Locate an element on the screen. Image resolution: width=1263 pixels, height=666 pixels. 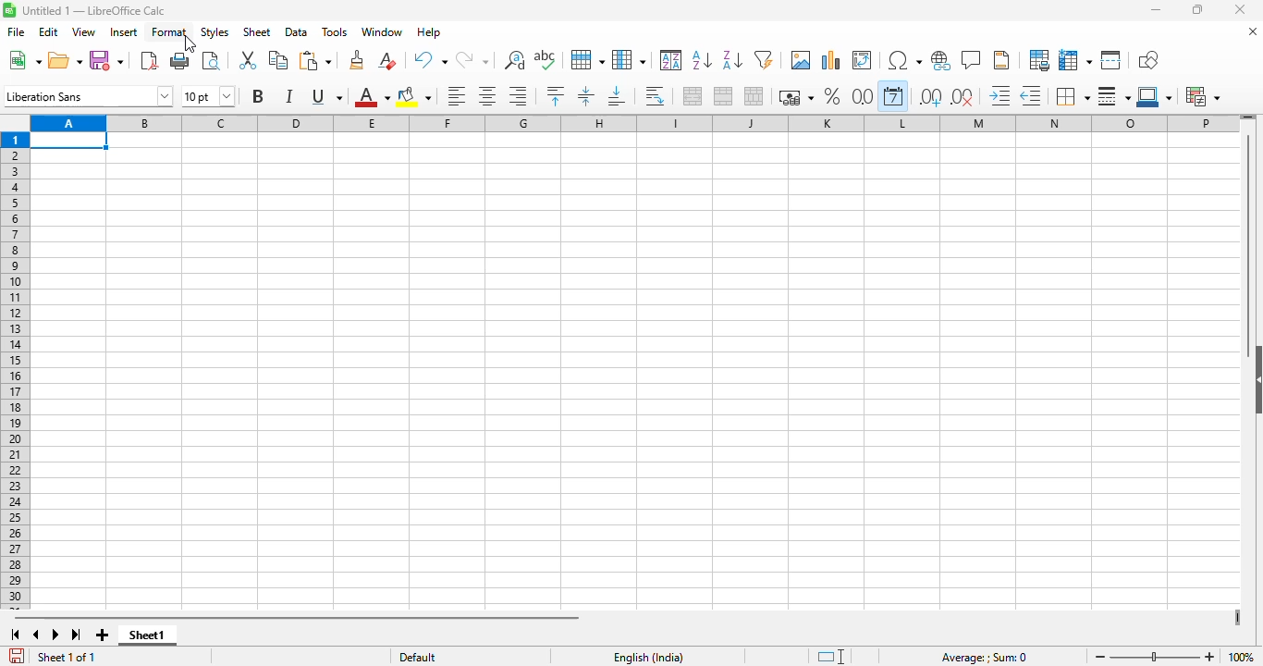
decrease indent is located at coordinates (1031, 96).